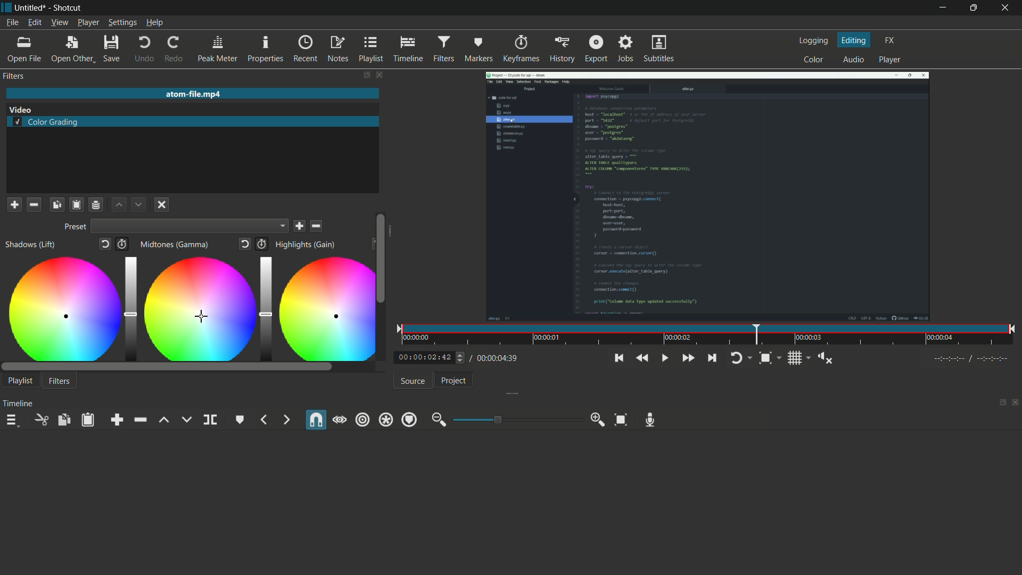 This screenshot has height=575, width=1022. Describe the element at coordinates (119, 420) in the screenshot. I see `append` at that location.